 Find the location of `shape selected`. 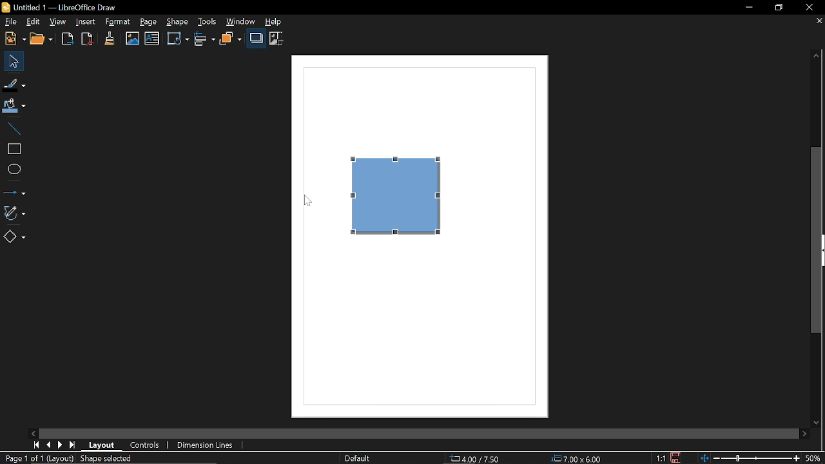

shape selected is located at coordinates (108, 459).